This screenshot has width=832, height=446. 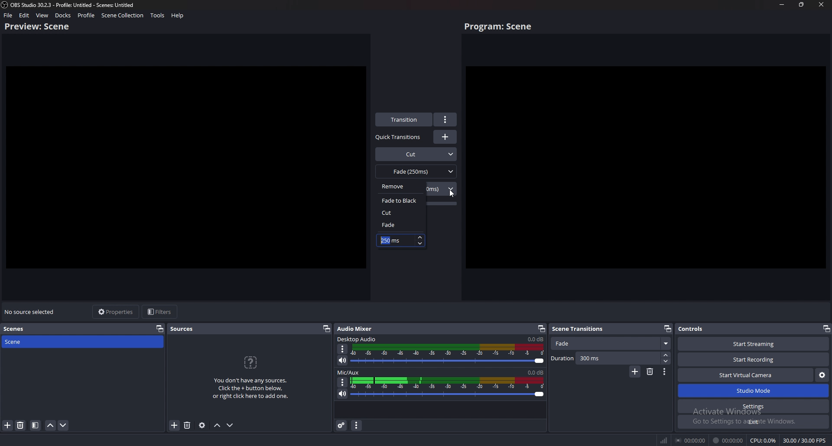 What do you see at coordinates (7, 425) in the screenshot?
I see `add scene` at bounding box center [7, 425].